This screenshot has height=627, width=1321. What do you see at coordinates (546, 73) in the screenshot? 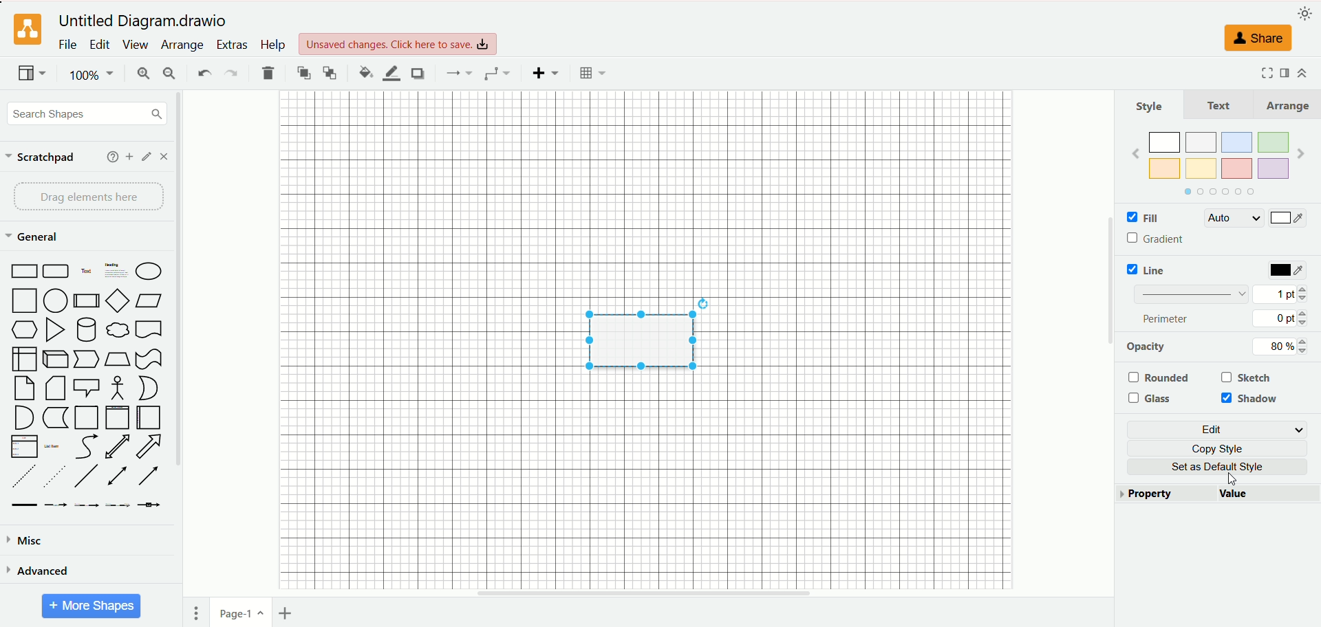
I see `insert` at bounding box center [546, 73].